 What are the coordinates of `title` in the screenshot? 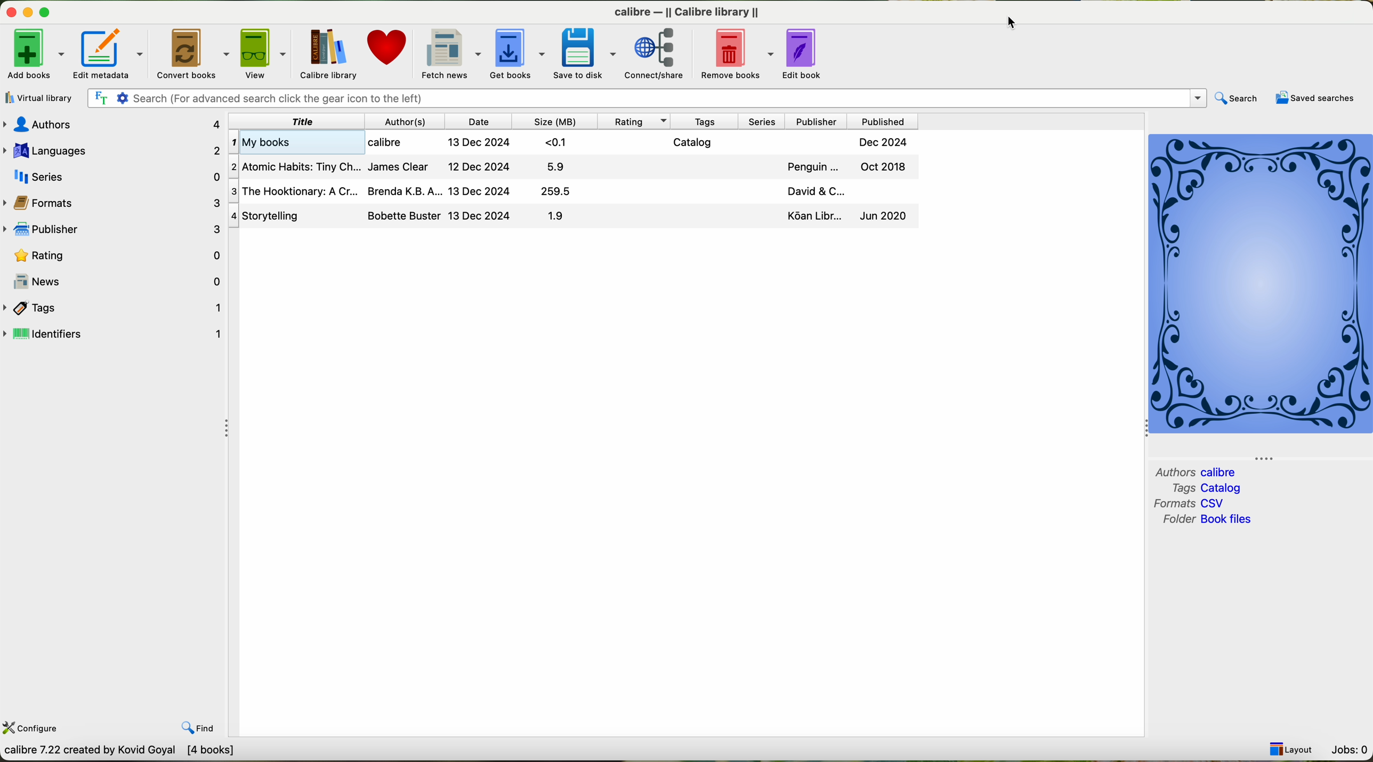 It's located at (293, 123).